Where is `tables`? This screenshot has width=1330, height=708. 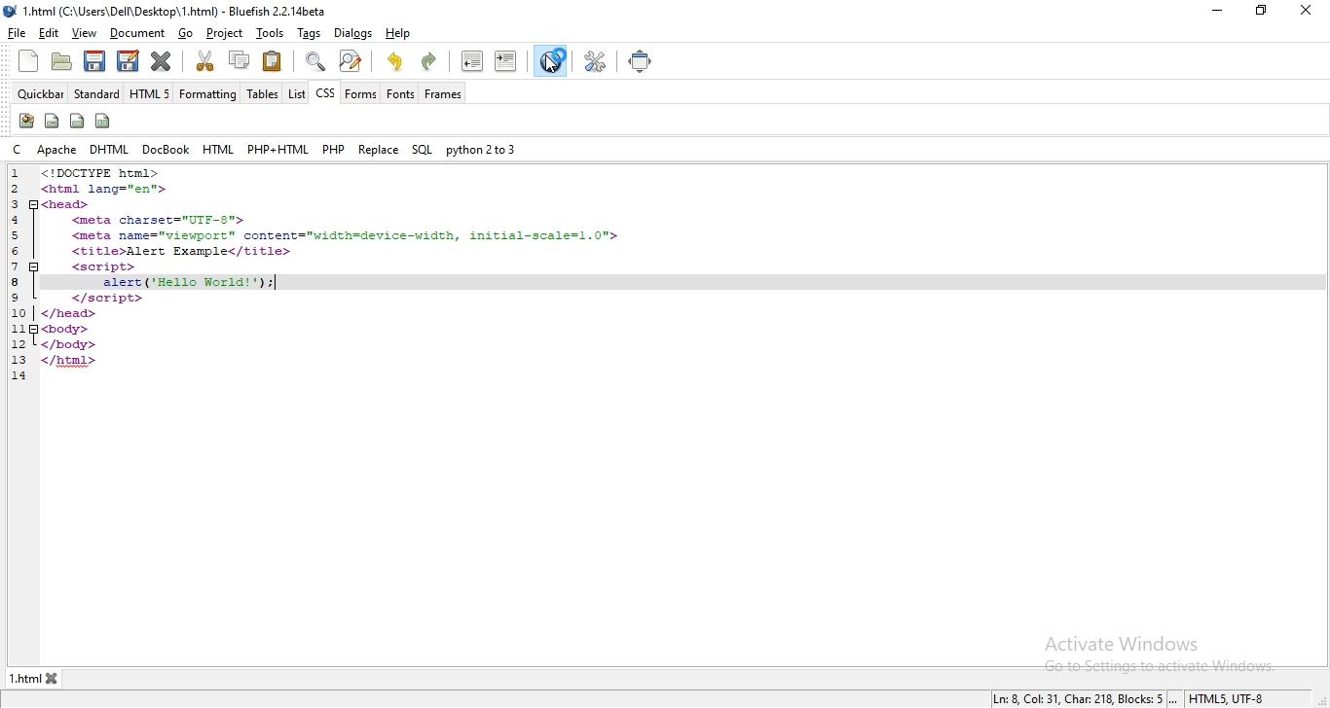 tables is located at coordinates (259, 94).